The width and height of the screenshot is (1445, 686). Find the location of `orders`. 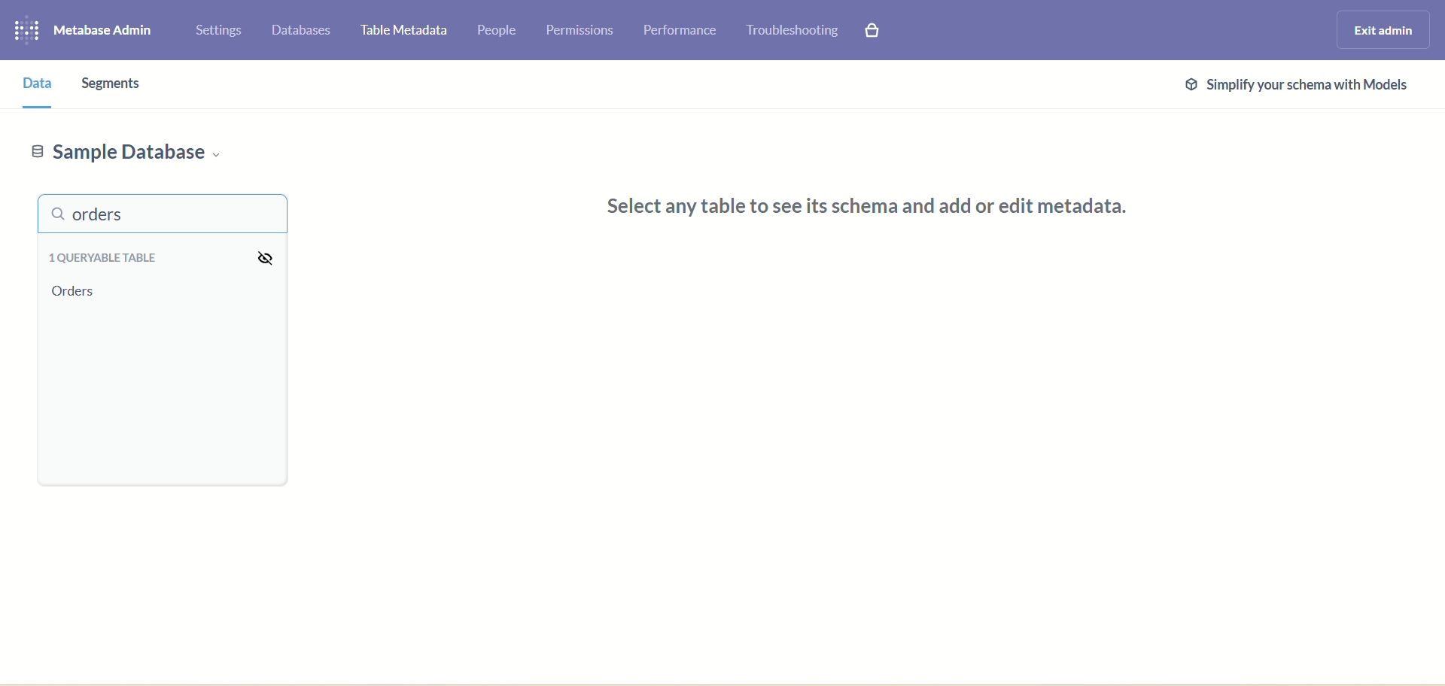

orders is located at coordinates (166, 216).